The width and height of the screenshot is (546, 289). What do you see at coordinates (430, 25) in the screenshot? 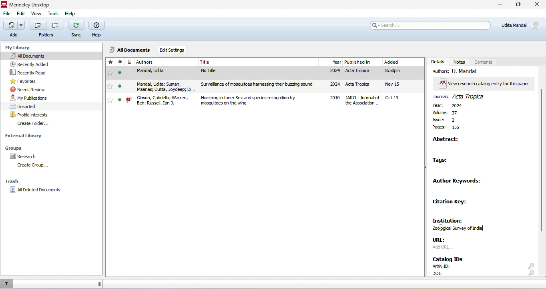
I see `search bar` at bounding box center [430, 25].